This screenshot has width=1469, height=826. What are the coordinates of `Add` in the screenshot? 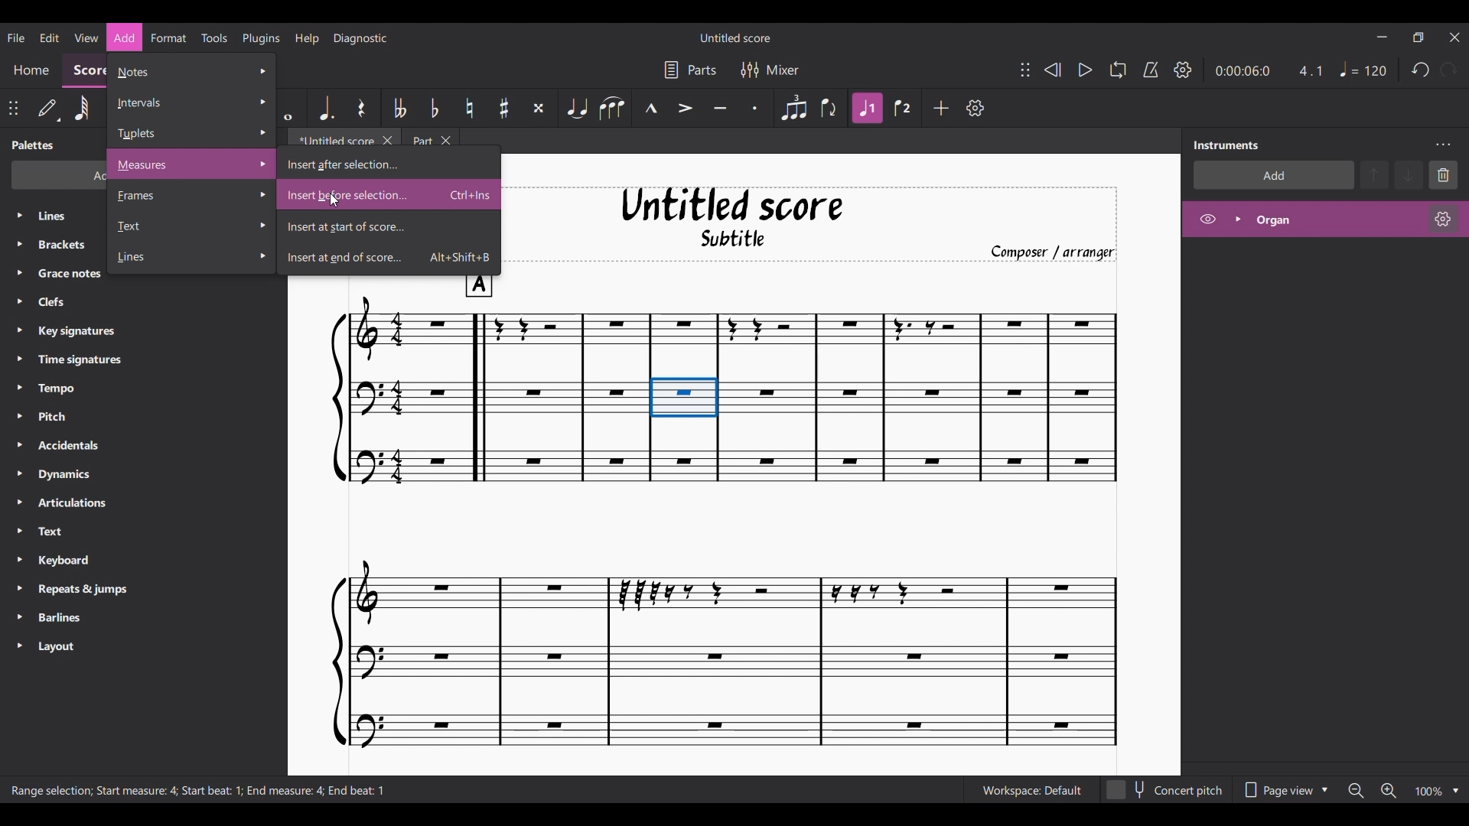 It's located at (941, 108).